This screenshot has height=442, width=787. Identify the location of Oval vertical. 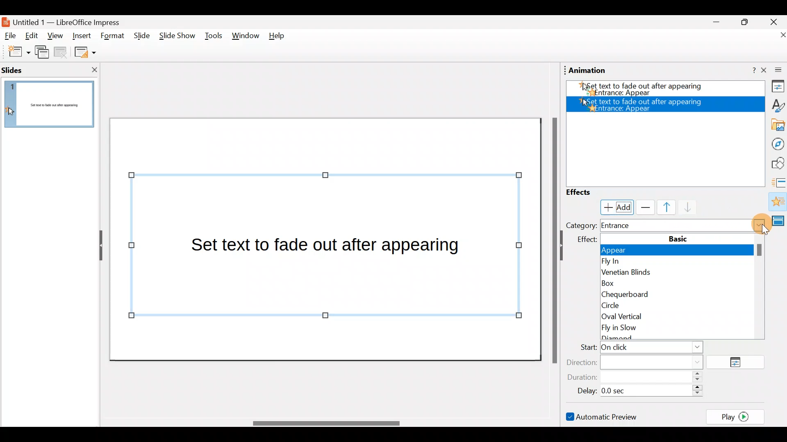
(680, 316).